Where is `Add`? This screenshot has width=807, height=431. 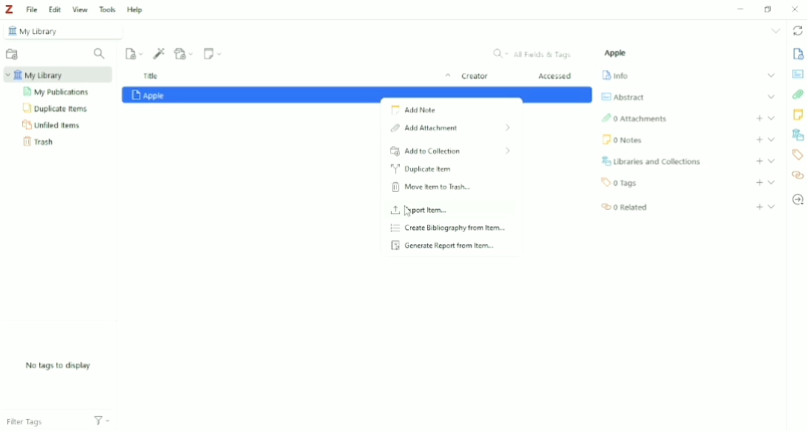 Add is located at coordinates (759, 207).